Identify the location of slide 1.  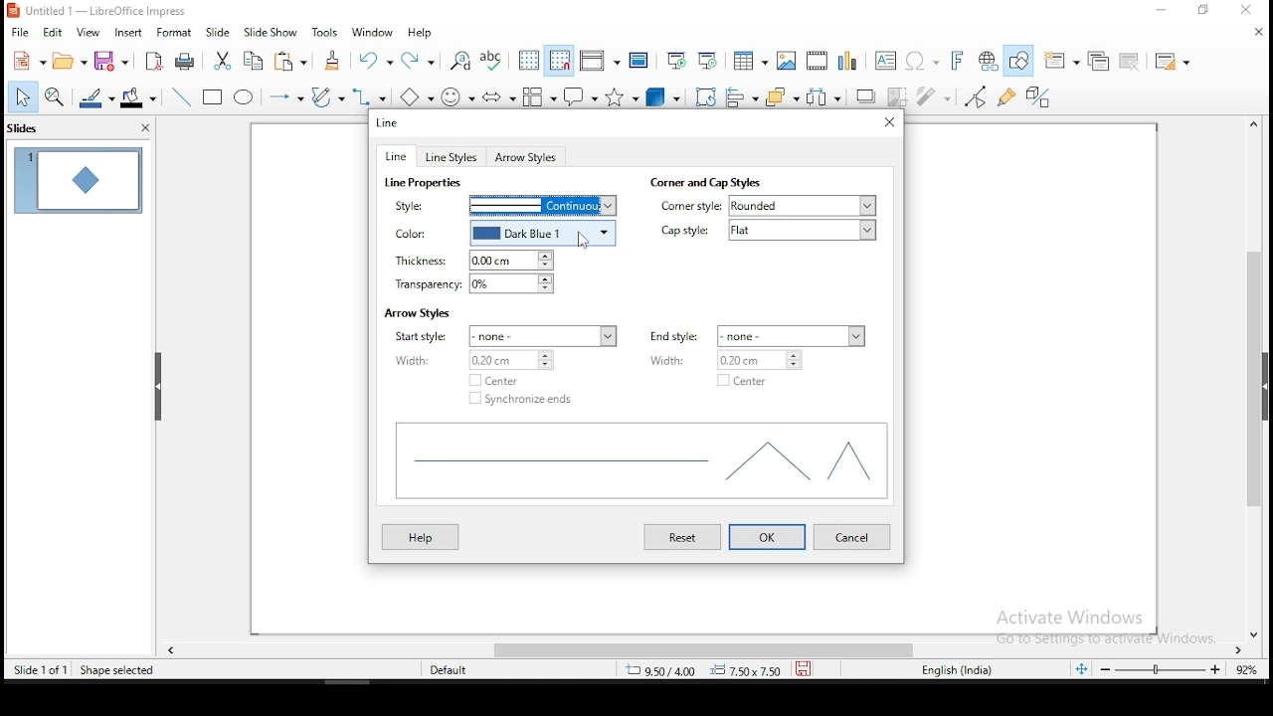
(76, 179).